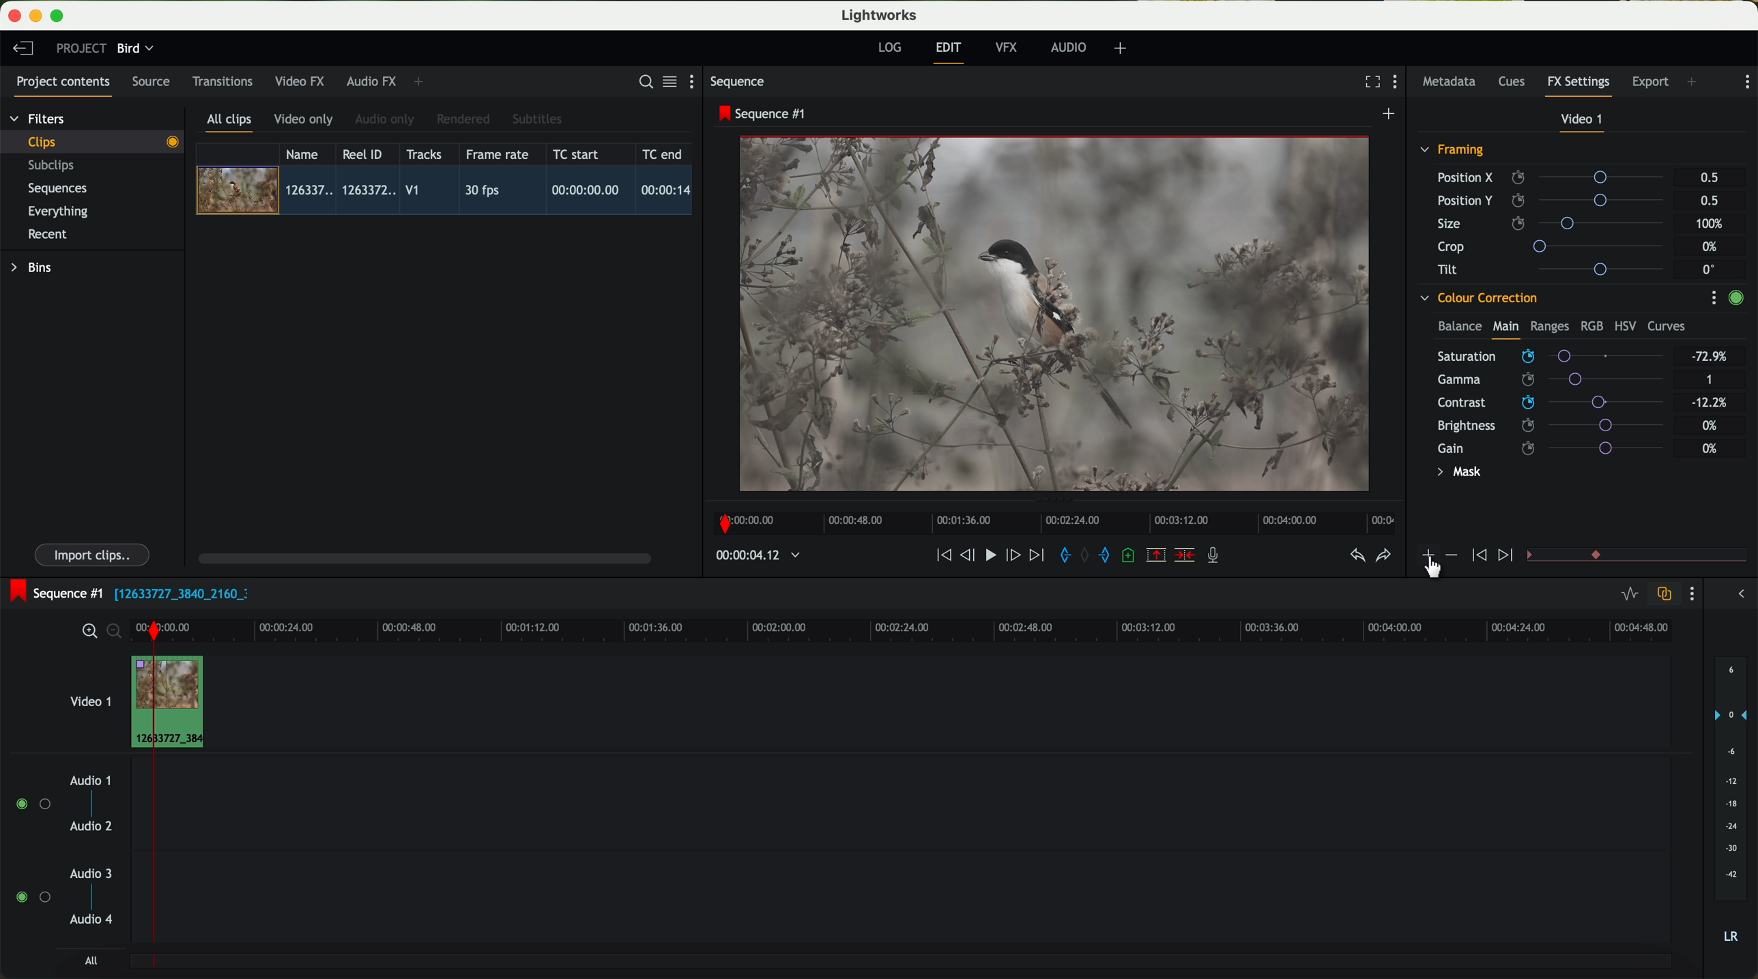 This screenshot has width=1758, height=979. What do you see at coordinates (94, 554) in the screenshot?
I see `import clips` at bounding box center [94, 554].